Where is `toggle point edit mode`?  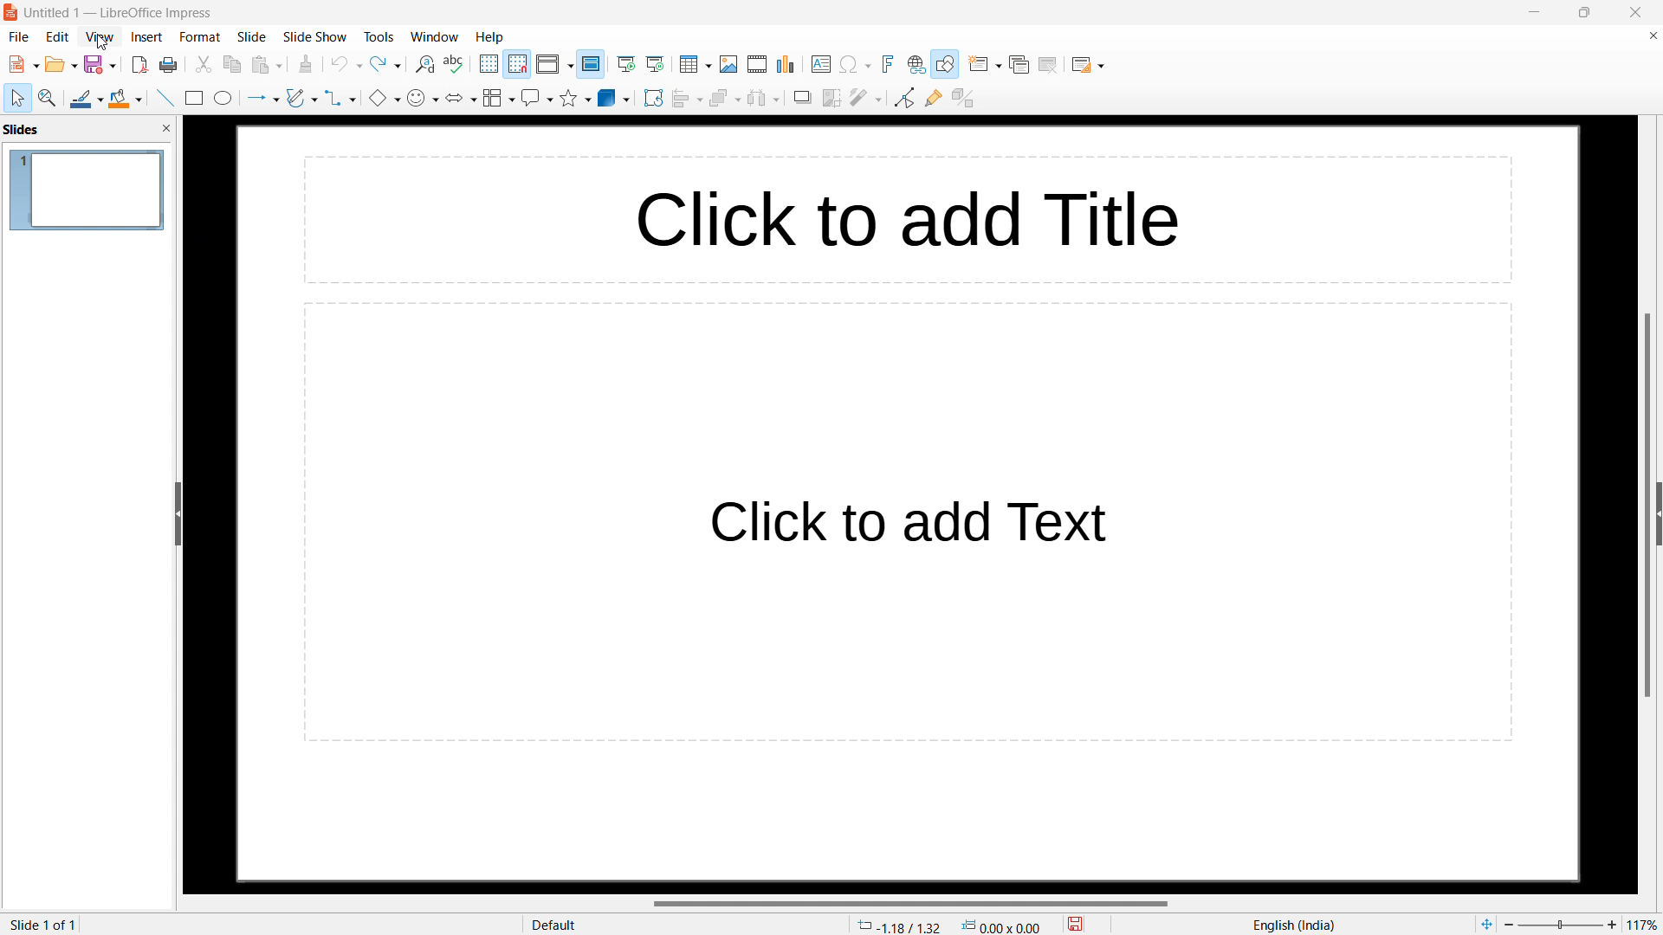 toggle point edit mode is located at coordinates (904, 98).